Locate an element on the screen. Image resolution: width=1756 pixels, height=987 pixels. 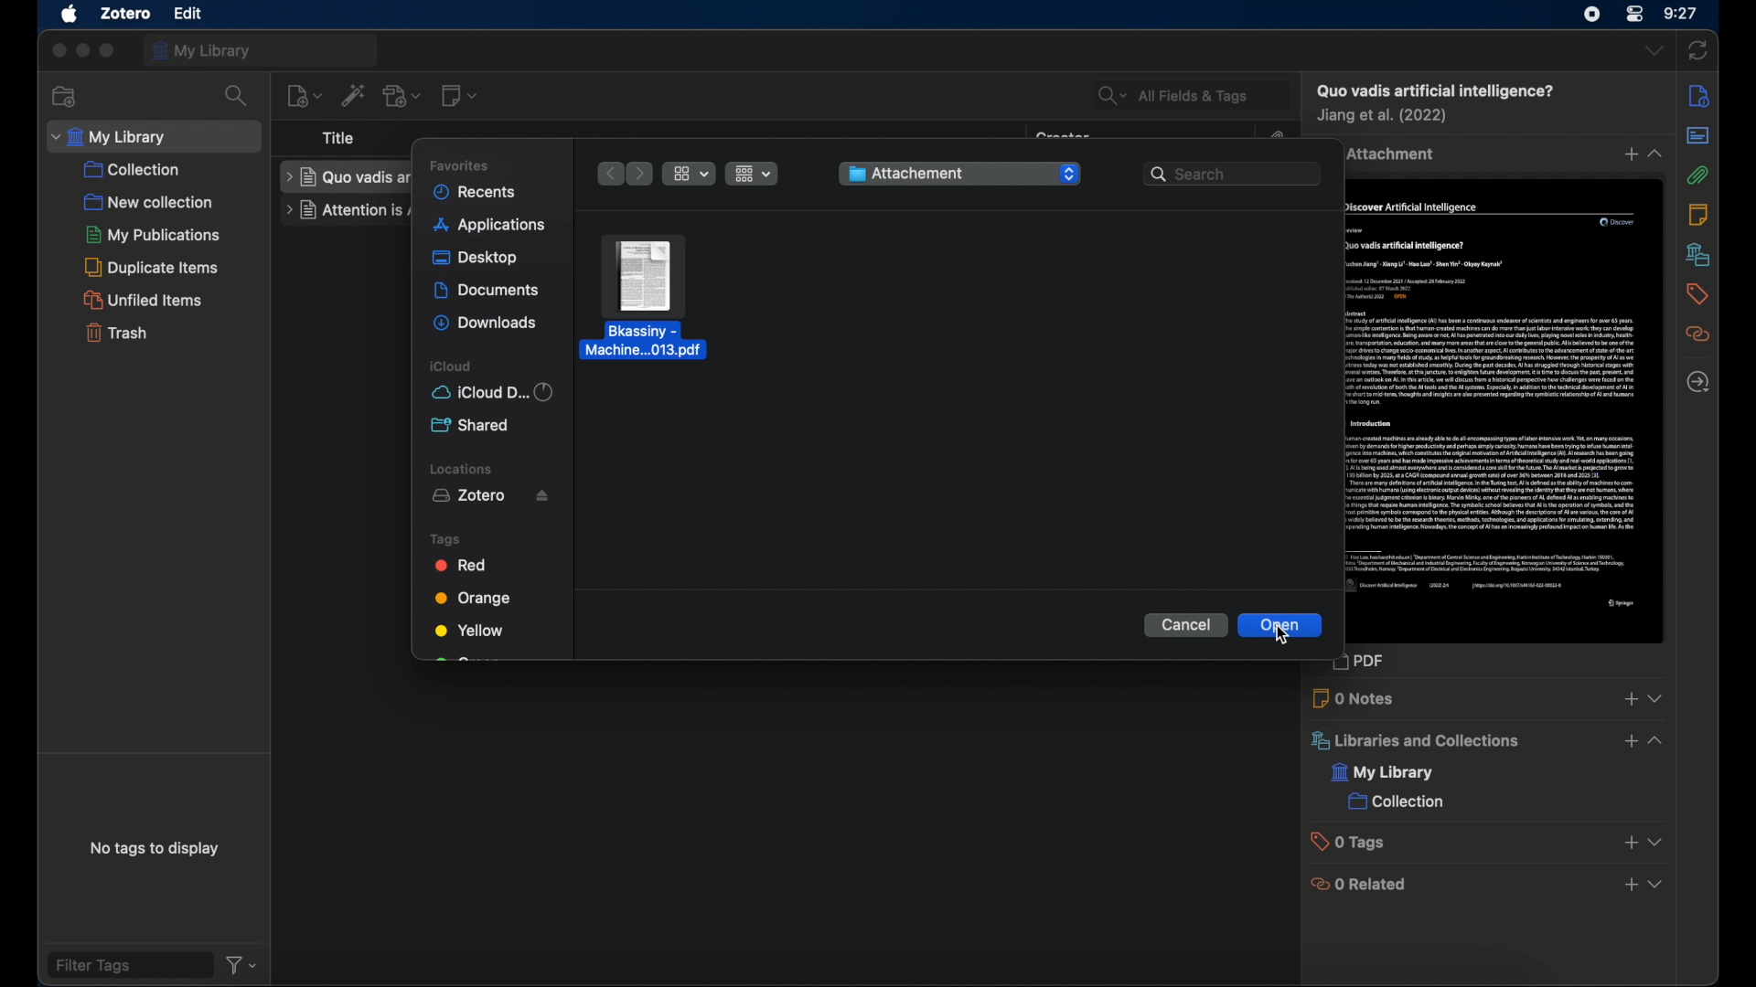
collection is located at coordinates (134, 170).